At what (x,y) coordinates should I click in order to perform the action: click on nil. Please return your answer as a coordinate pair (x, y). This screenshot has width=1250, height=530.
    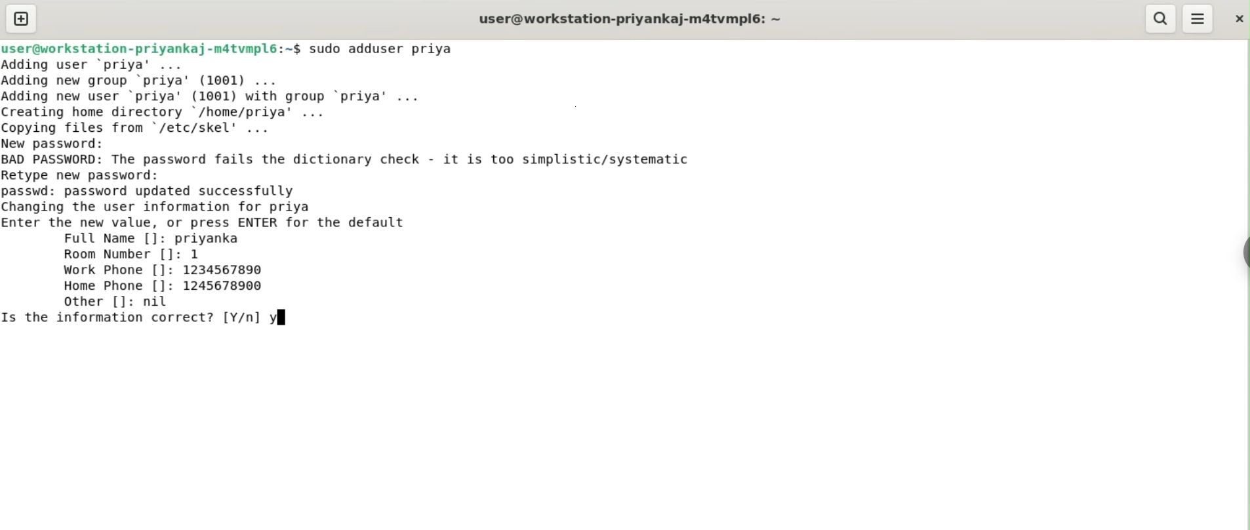
    Looking at the image, I should click on (162, 302).